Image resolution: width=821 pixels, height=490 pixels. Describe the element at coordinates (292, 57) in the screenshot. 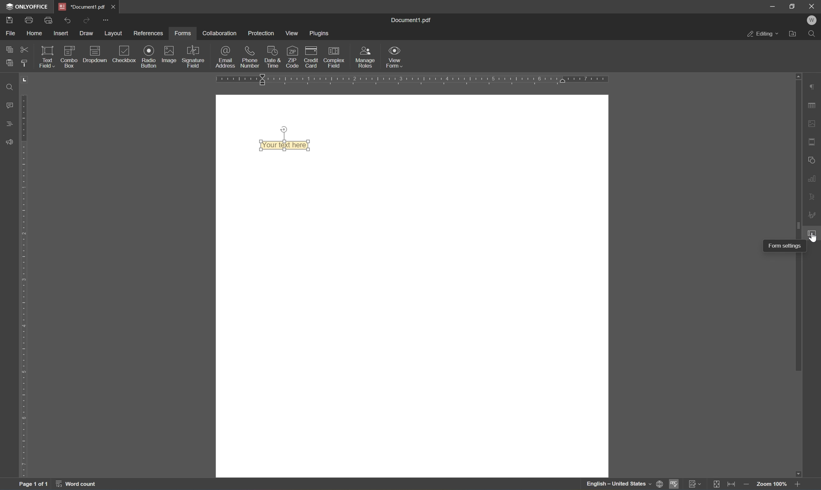

I see `zip code` at that location.